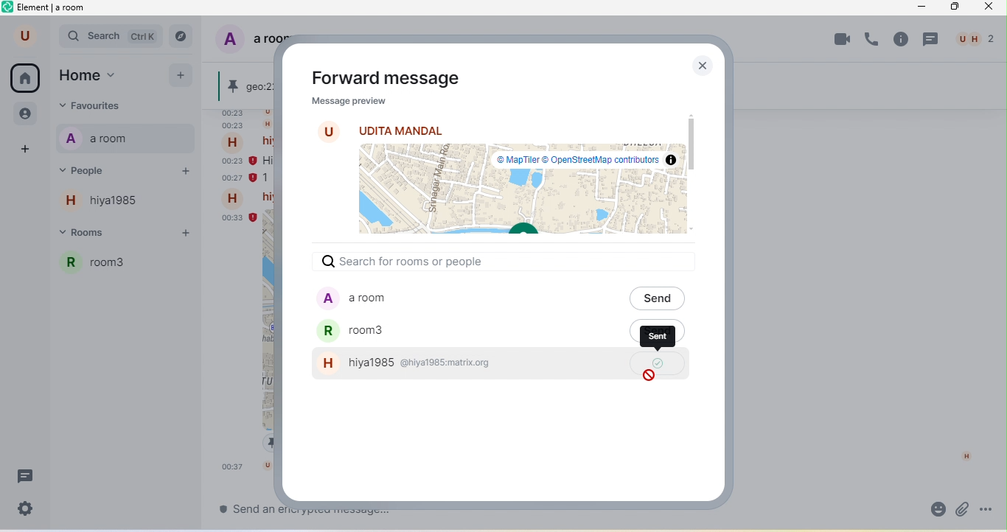 Image resolution: width=1007 pixels, height=532 pixels. What do you see at coordinates (185, 35) in the screenshot?
I see `navigator` at bounding box center [185, 35].